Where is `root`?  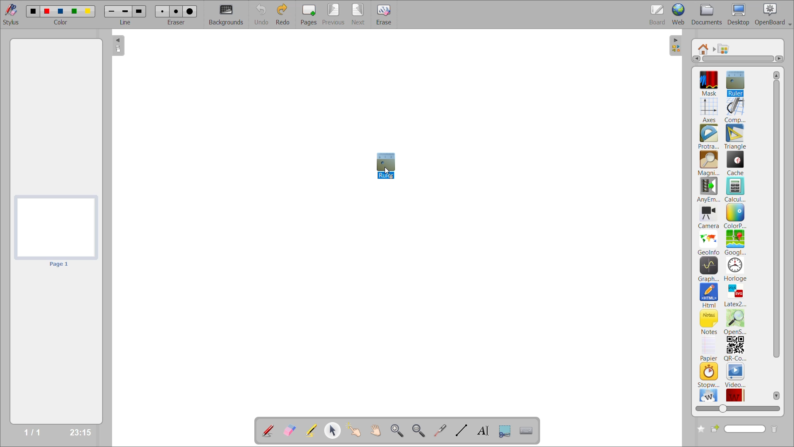 root is located at coordinates (704, 49).